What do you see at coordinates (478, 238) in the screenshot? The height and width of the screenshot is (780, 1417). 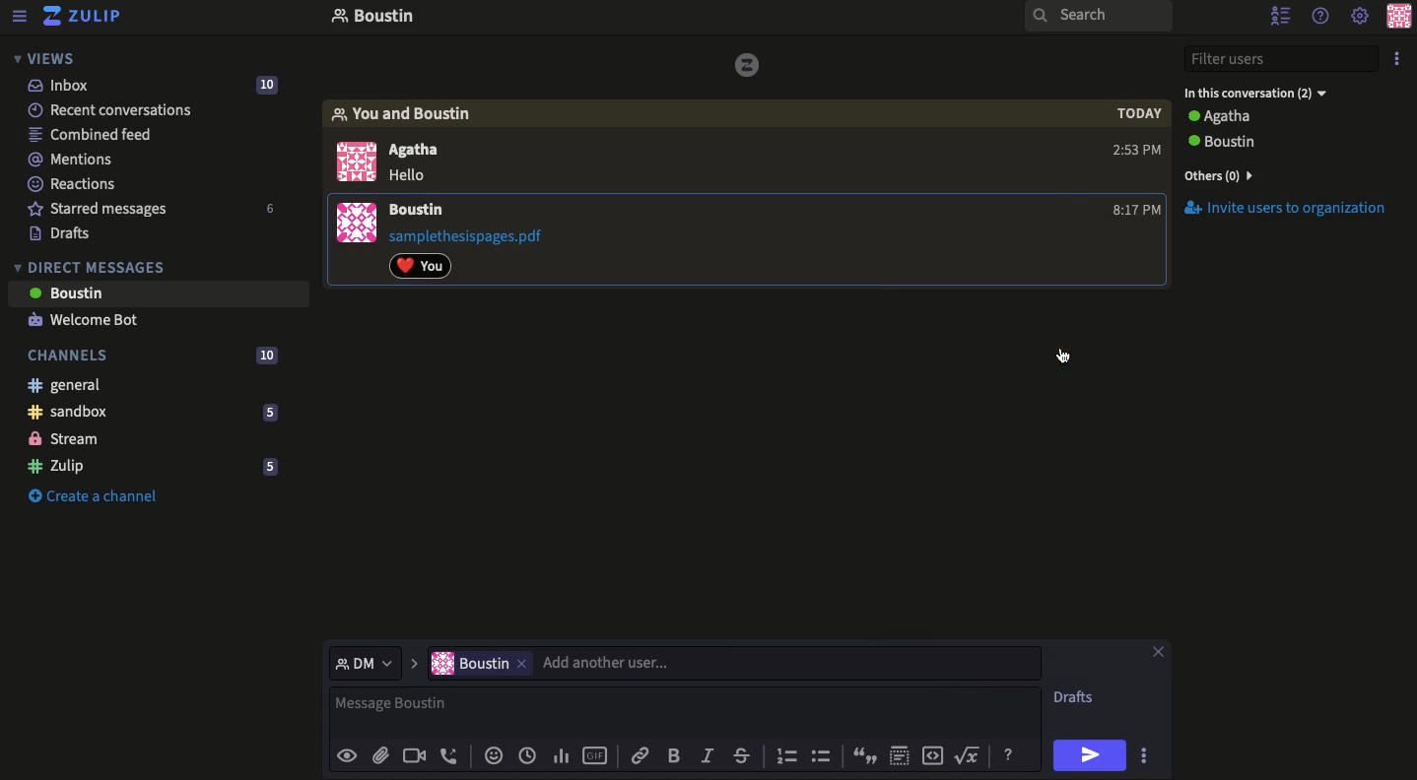 I see `File attachment` at bounding box center [478, 238].